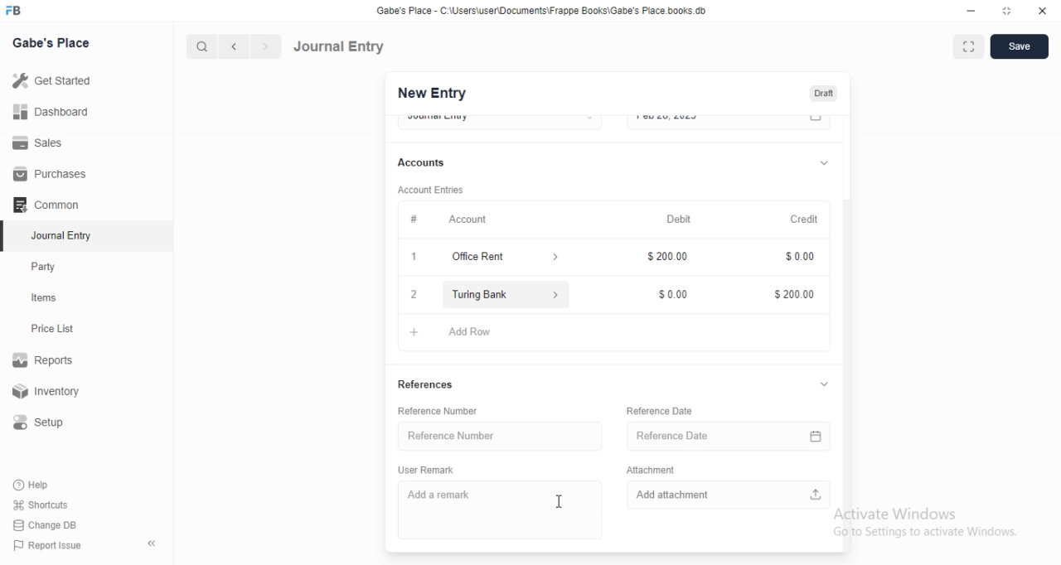  Describe the element at coordinates (414, 219) in the screenshot. I see `` at that location.